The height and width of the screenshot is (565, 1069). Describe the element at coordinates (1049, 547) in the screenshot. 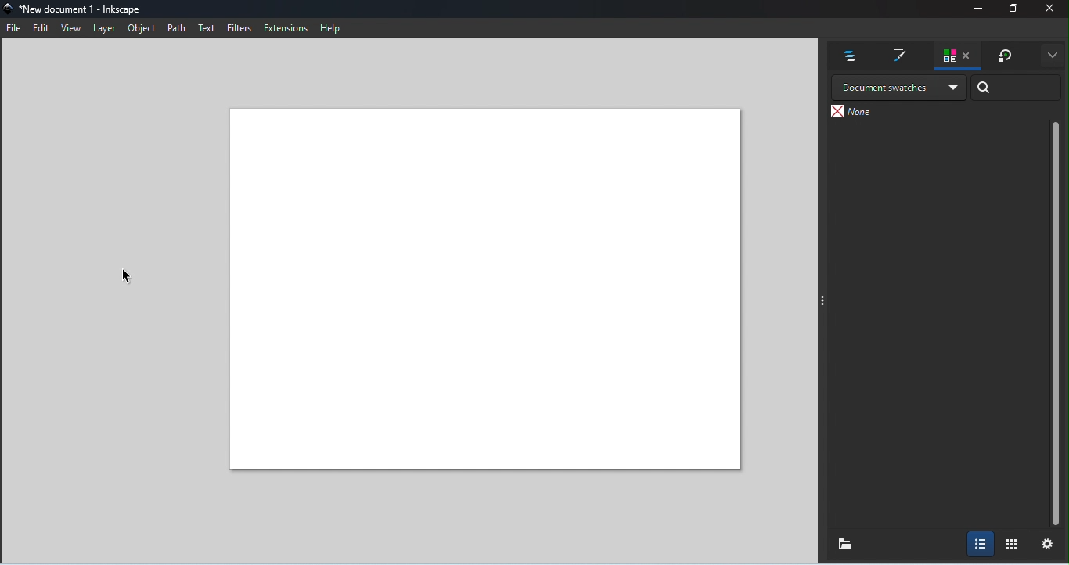

I see `Settings` at that location.